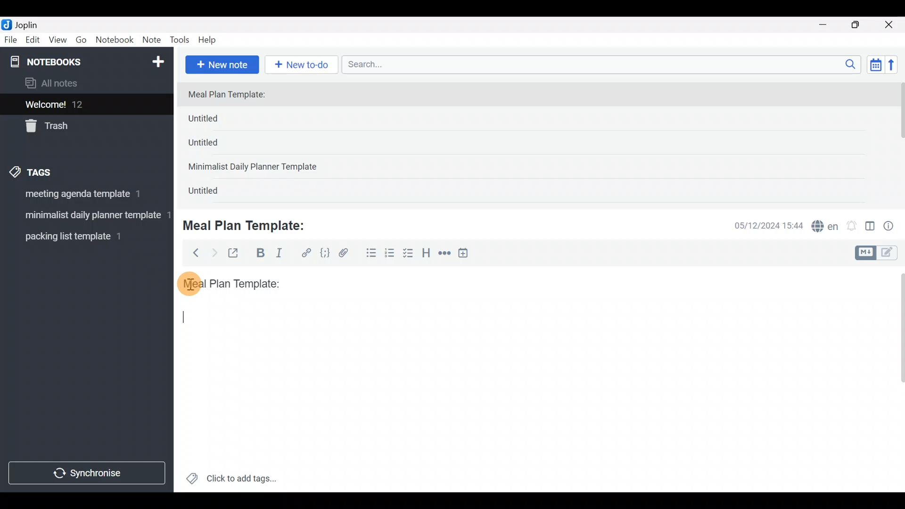 Image resolution: width=905 pixels, height=509 pixels. Describe the element at coordinates (66, 61) in the screenshot. I see `Notebooks` at that location.